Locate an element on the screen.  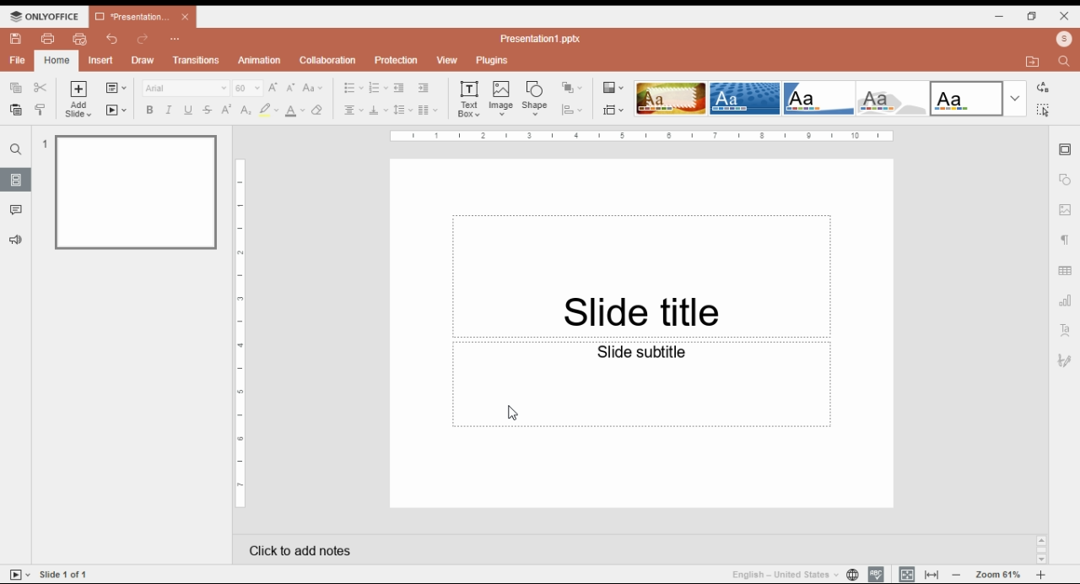
slide them option is located at coordinates (671, 98).